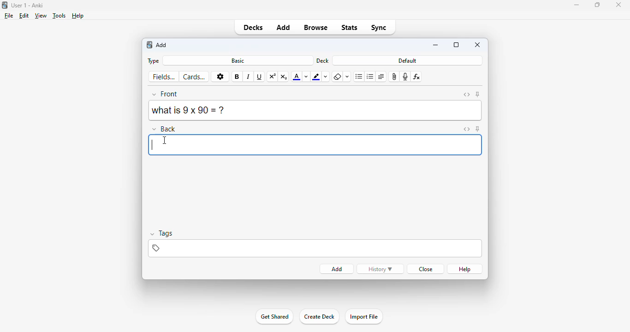 The width and height of the screenshot is (630, 332). What do you see at coordinates (319, 317) in the screenshot?
I see `create deck` at bounding box center [319, 317].